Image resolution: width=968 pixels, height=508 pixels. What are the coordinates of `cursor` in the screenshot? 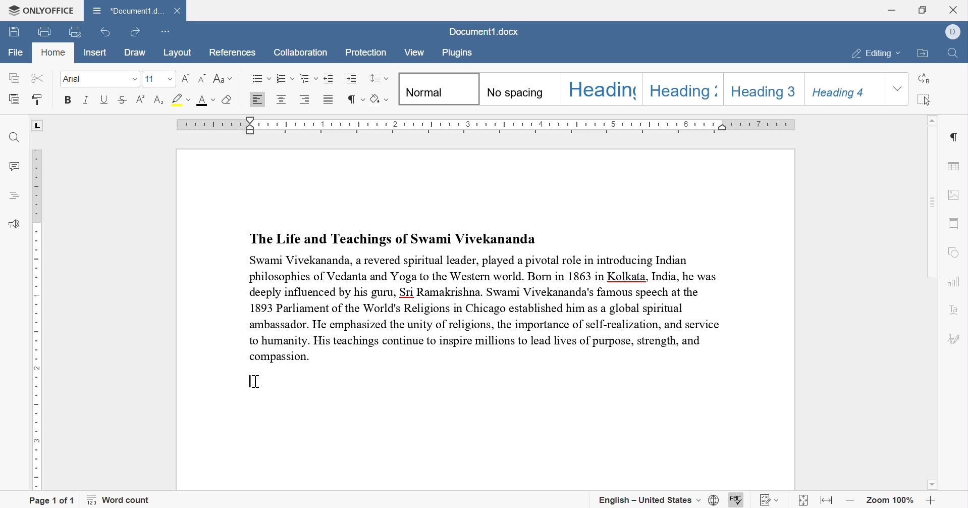 It's located at (255, 382).